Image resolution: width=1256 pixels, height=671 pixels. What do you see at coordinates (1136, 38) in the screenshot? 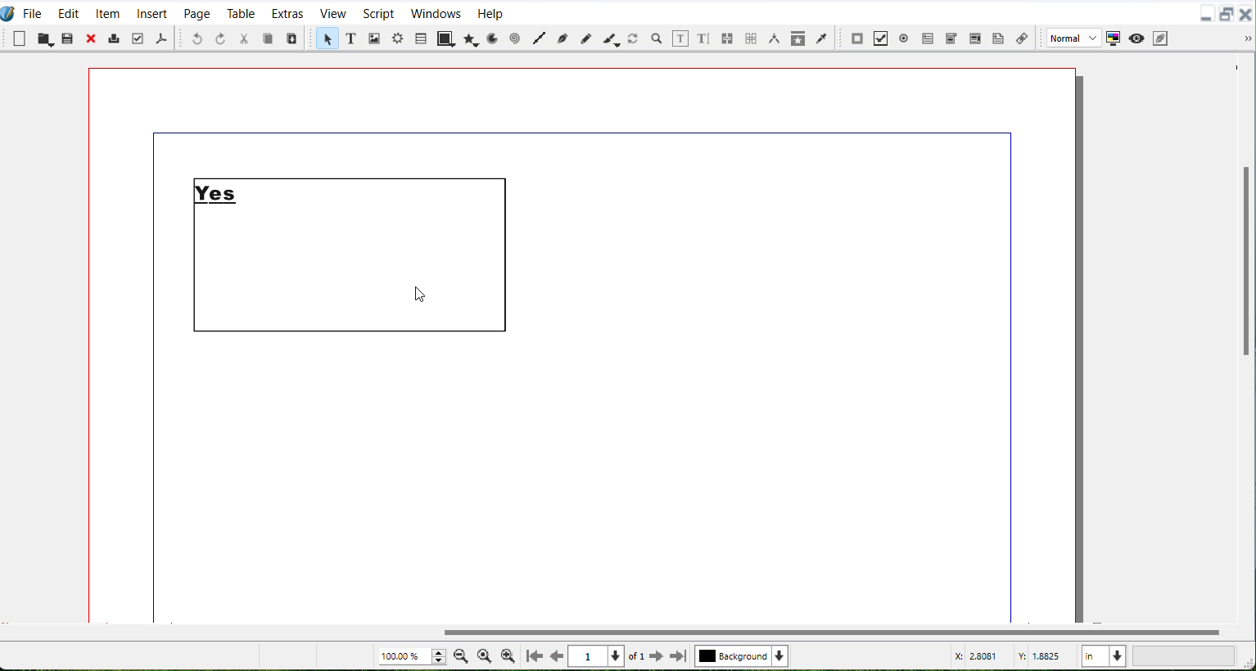
I see `Preview Mode` at bounding box center [1136, 38].